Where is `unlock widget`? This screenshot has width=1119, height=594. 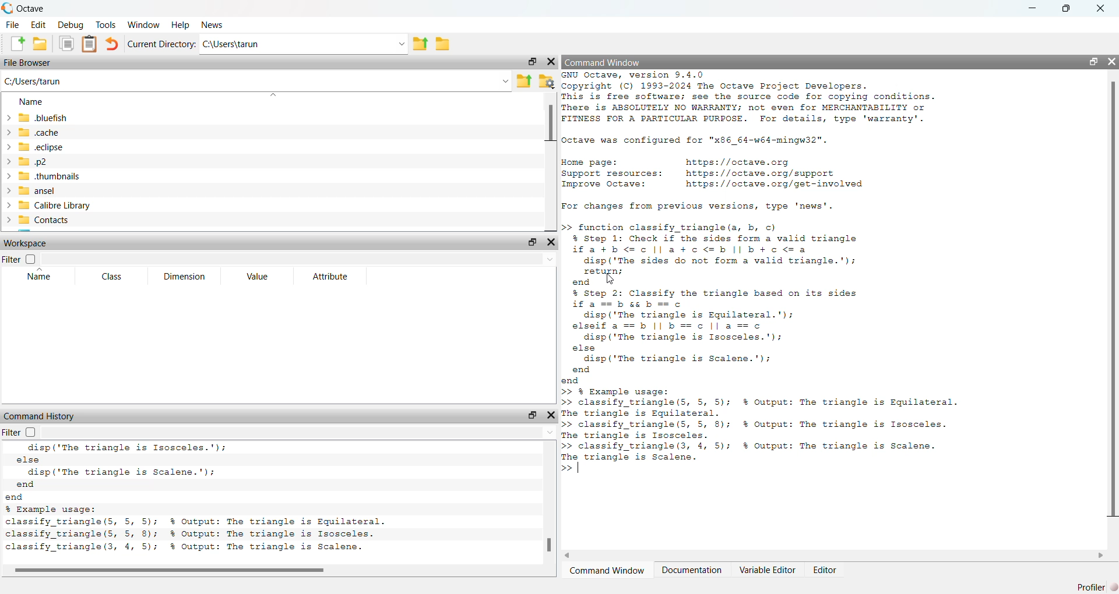
unlock widget is located at coordinates (1090, 61).